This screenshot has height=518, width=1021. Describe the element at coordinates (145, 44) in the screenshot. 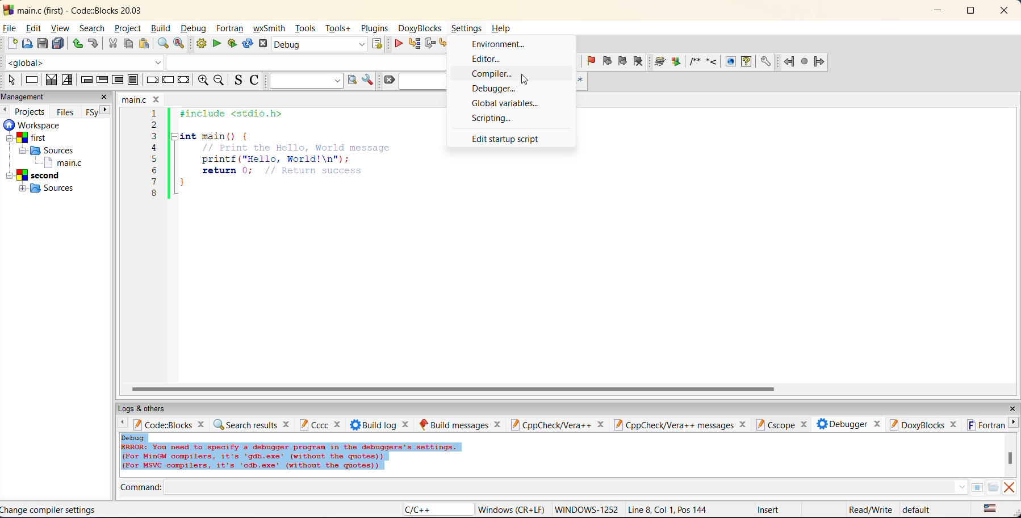

I see `paste` at that location.